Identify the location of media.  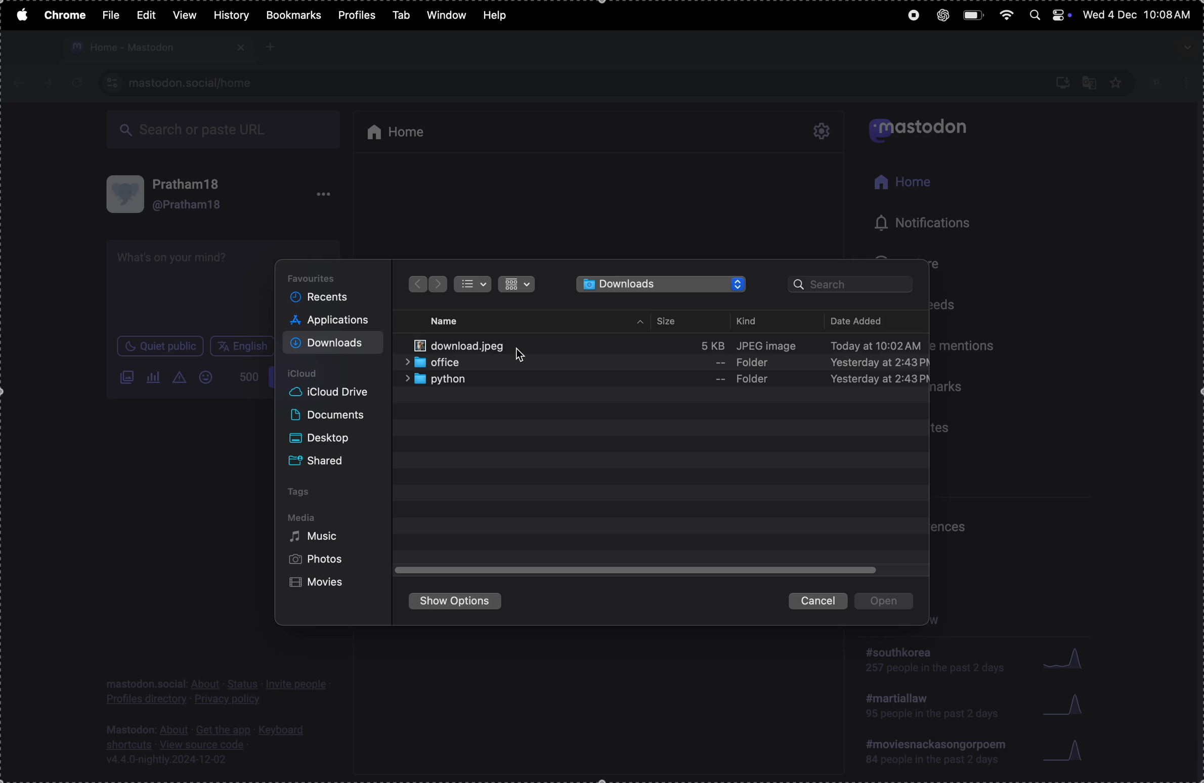
(303, 517).